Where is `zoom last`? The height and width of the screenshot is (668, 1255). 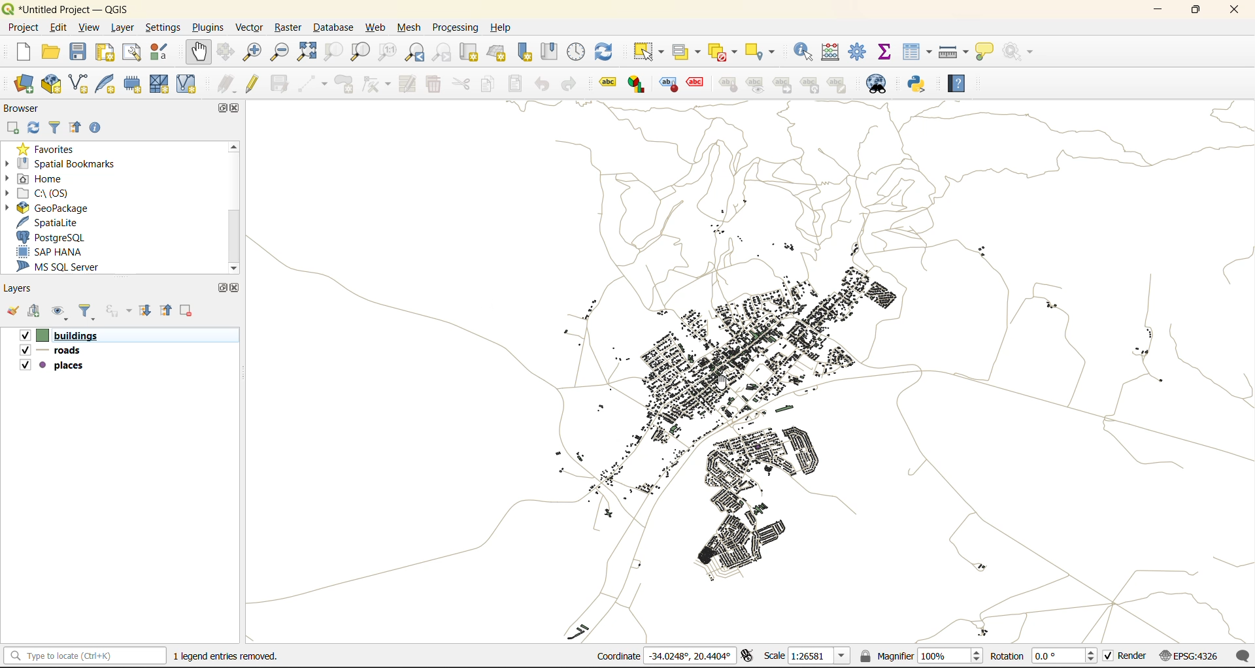
zoom last is located at coordinates (414, 54).